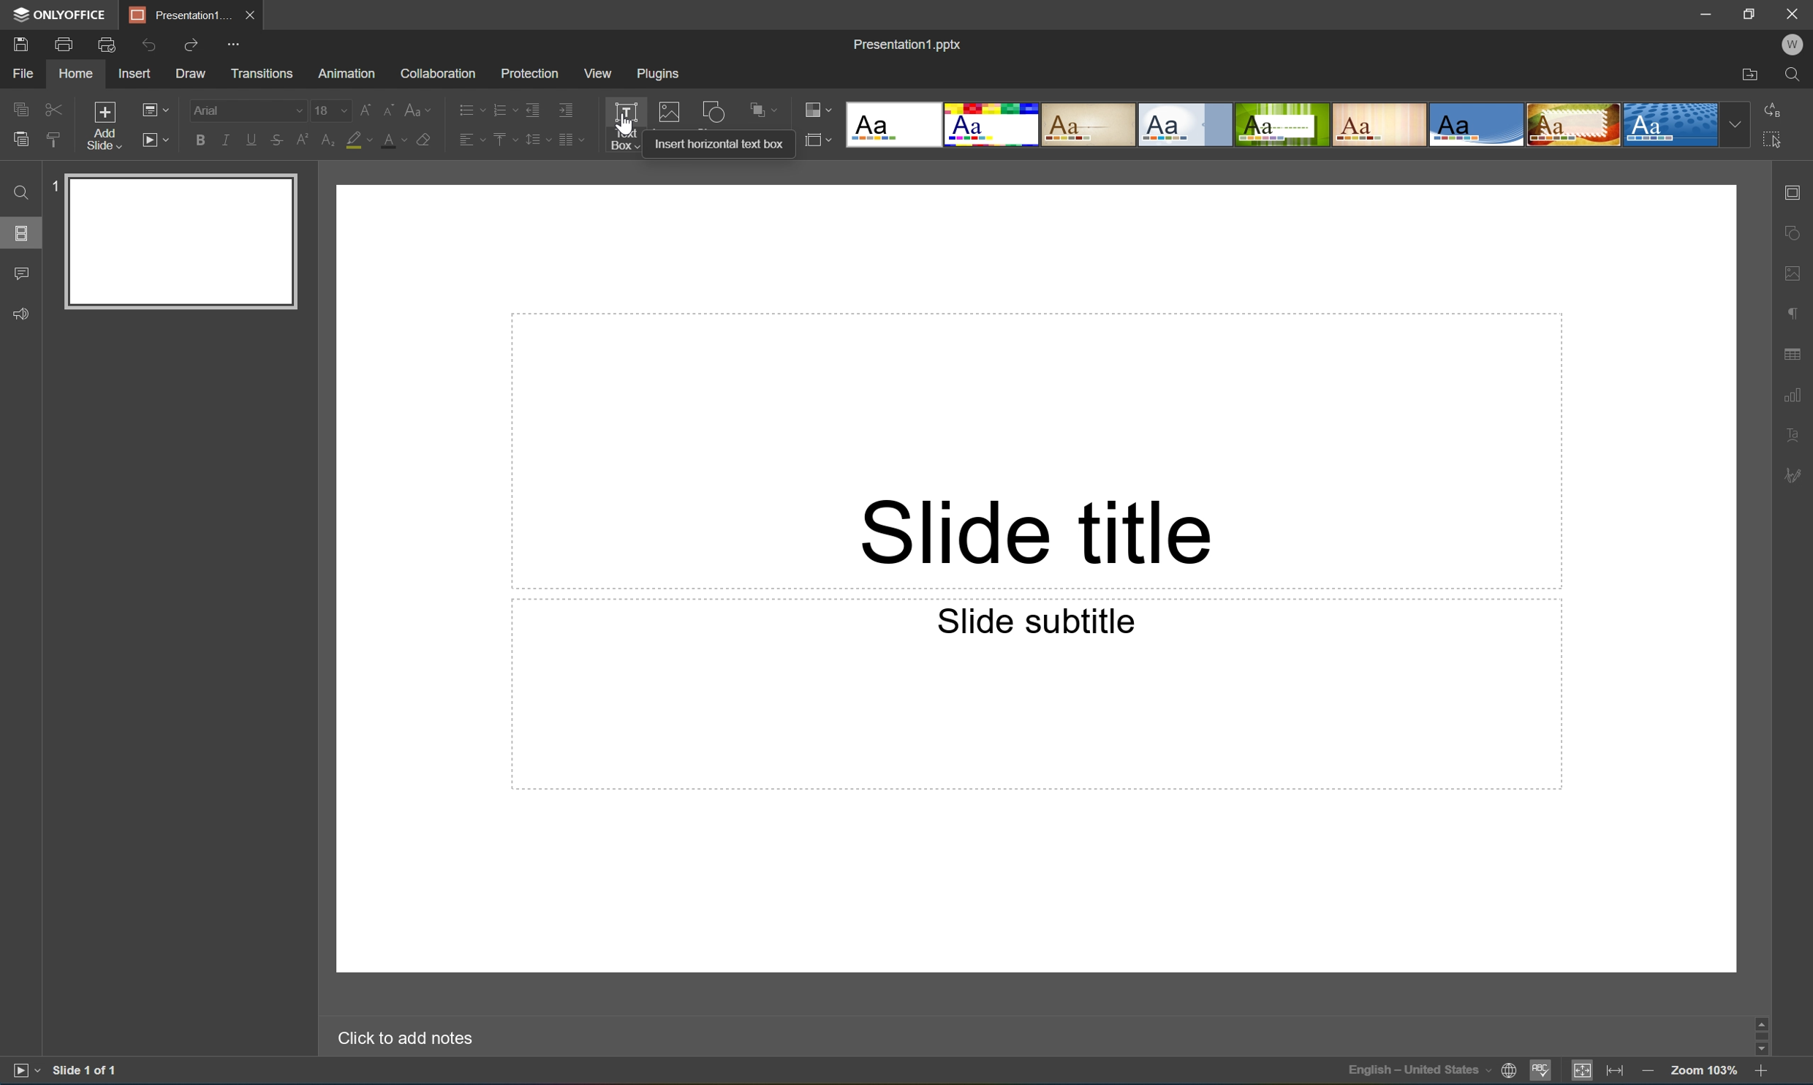 This screenshot has height=1085, width=1813. What do you see at coordinates (1795, 45) in the screenshot?
I see `W` at bounding box center [1795, 45].